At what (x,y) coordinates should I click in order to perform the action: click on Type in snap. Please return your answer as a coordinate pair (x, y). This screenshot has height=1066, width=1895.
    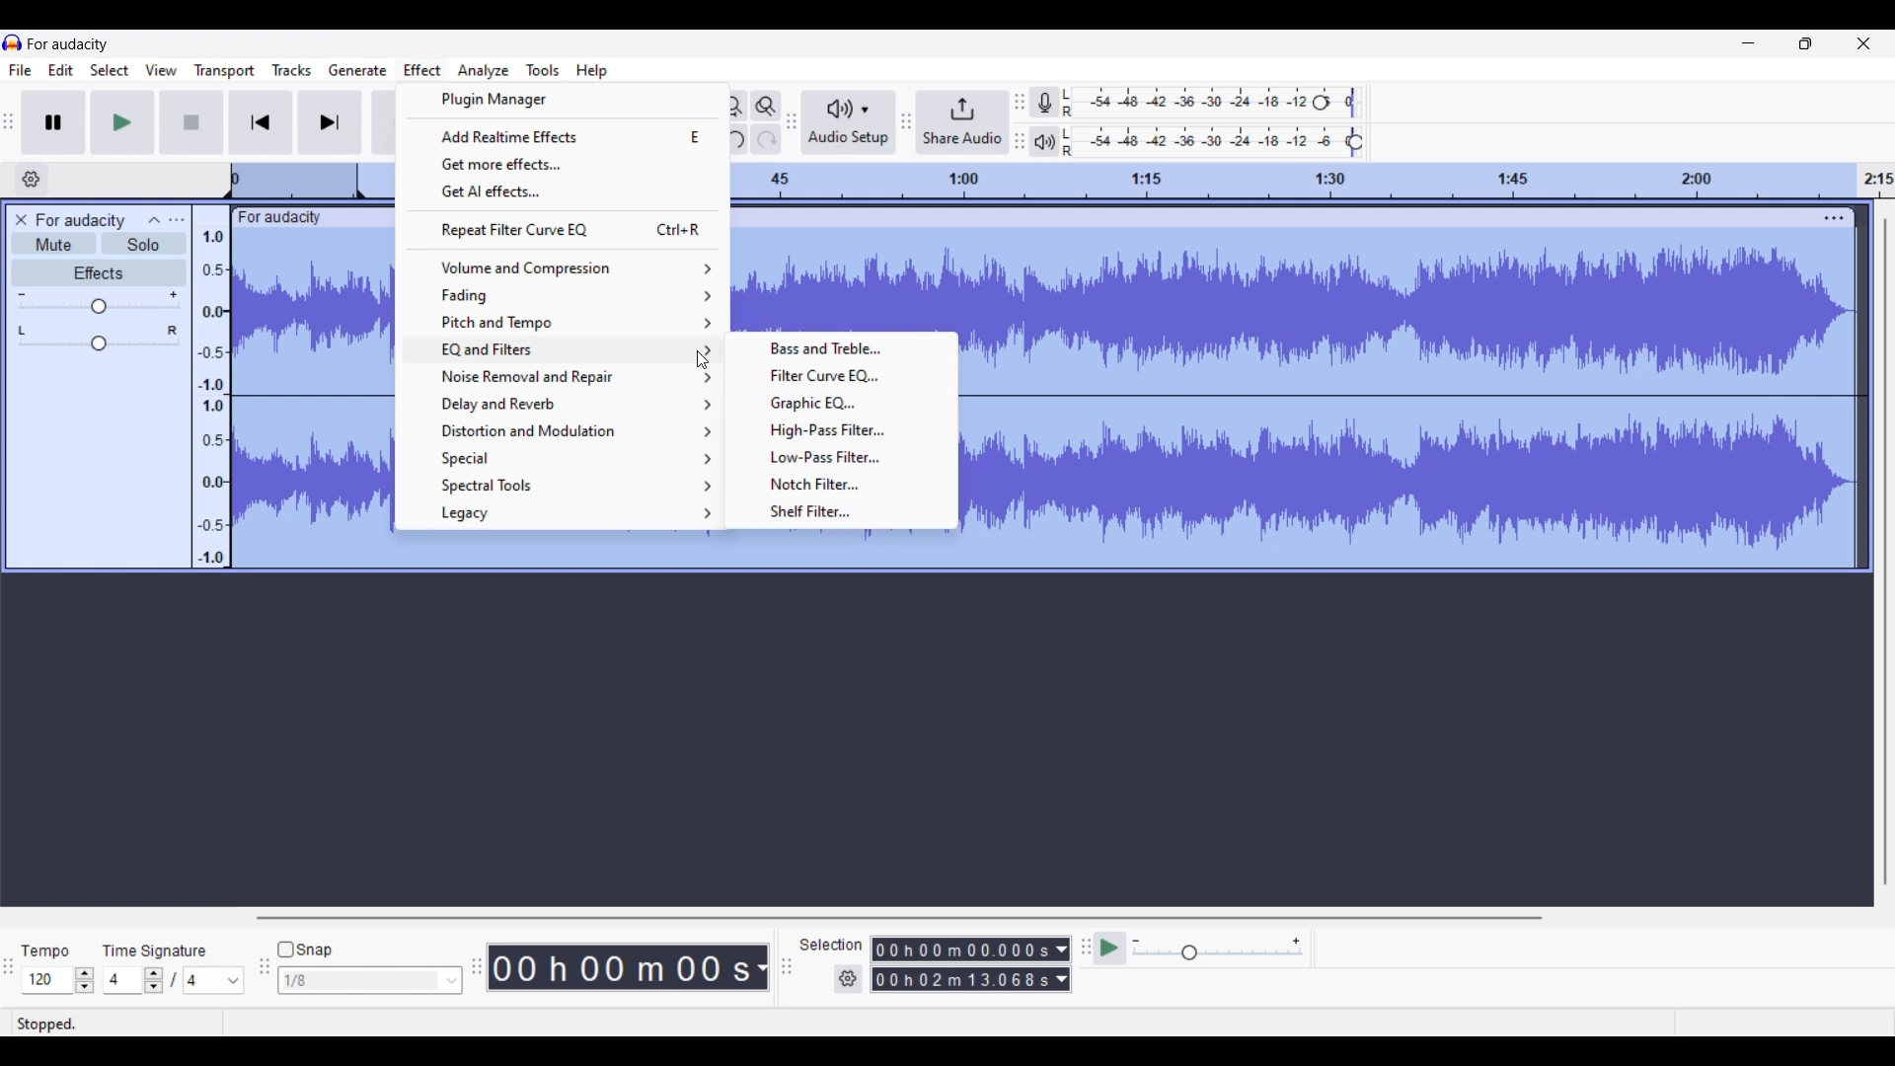
    Looking at the image, I should click on (360, 981).